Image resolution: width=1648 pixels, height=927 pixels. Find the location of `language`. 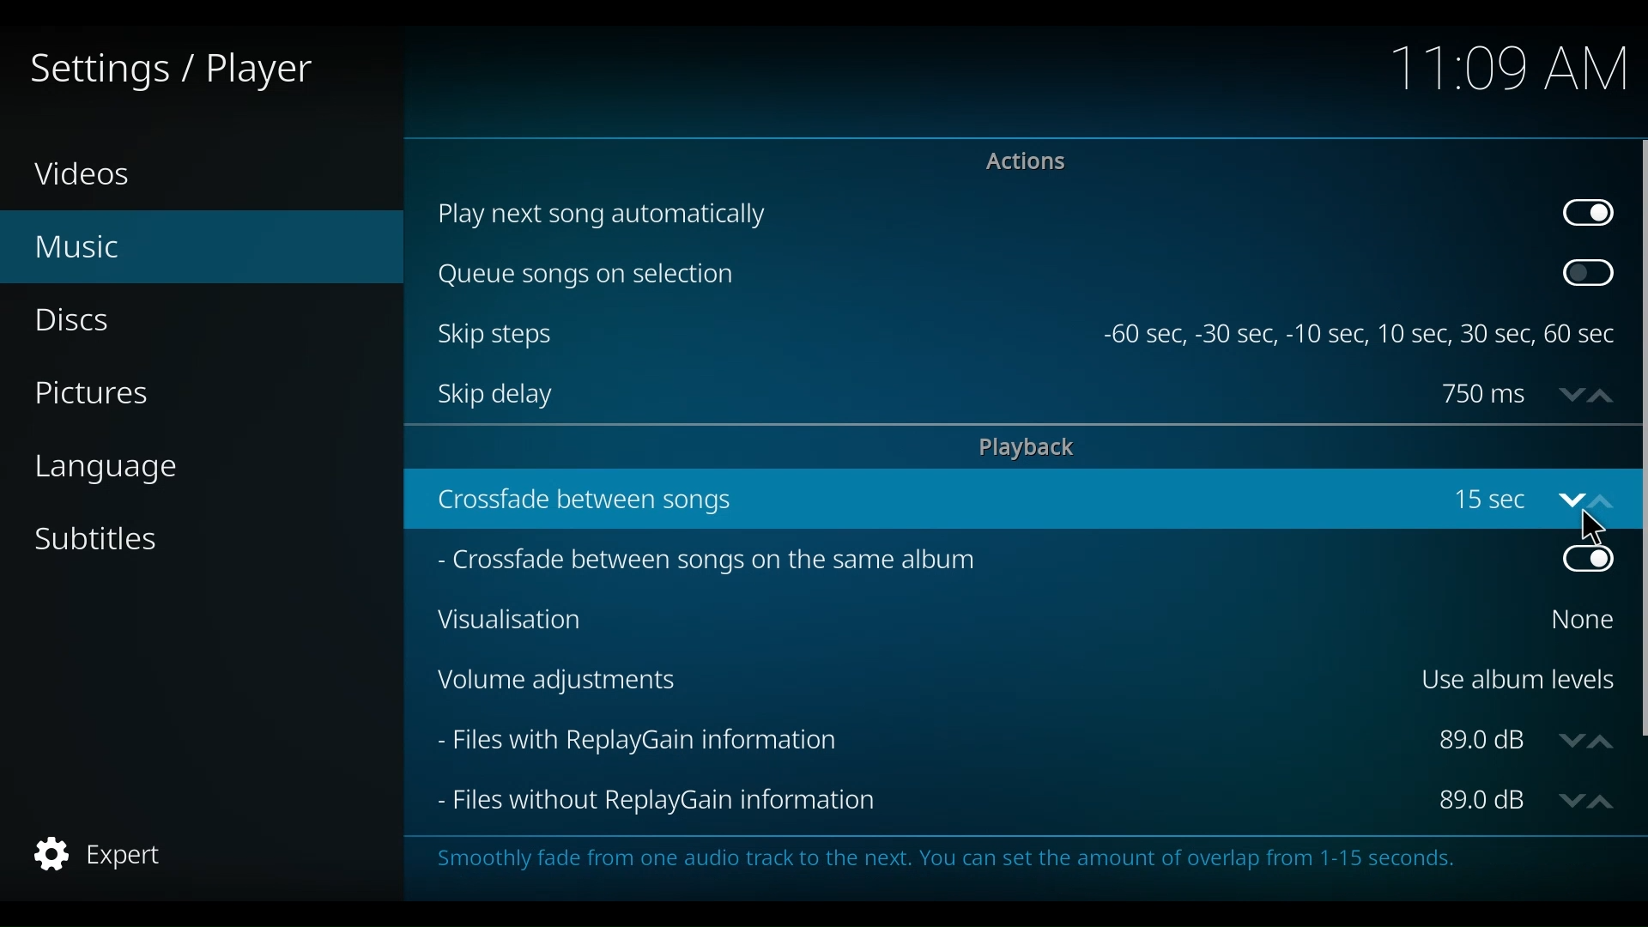

language is located at coordinates (114, 473).